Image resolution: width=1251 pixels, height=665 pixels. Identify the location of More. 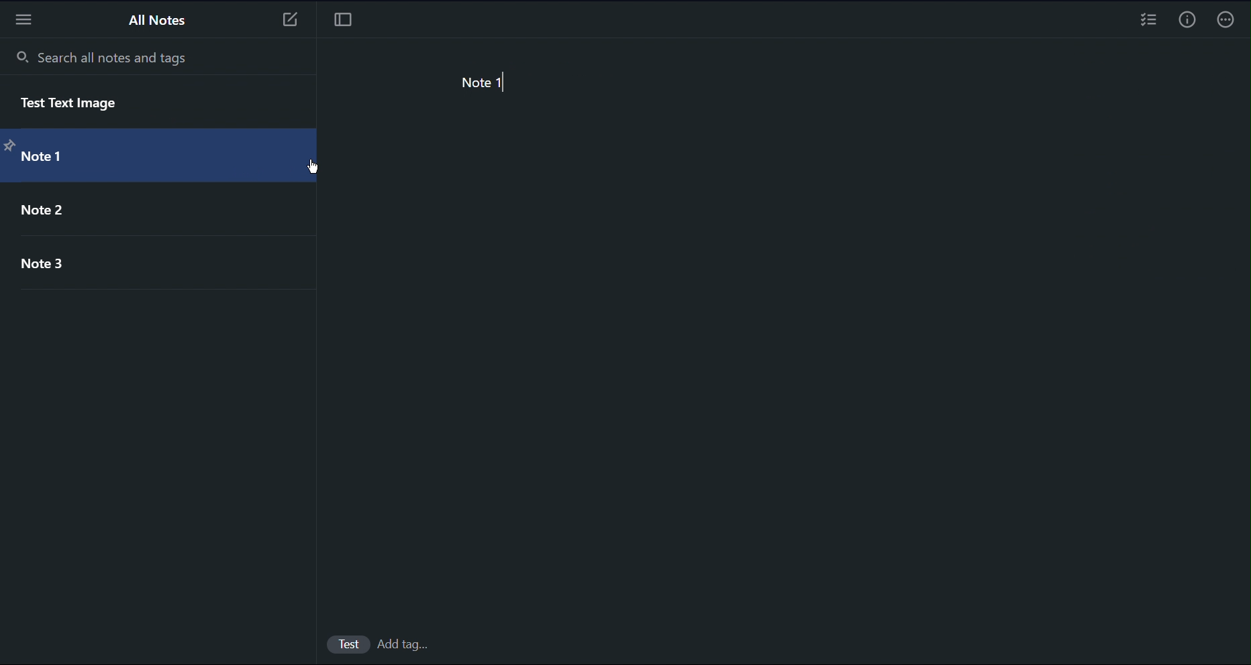
(26, 19).